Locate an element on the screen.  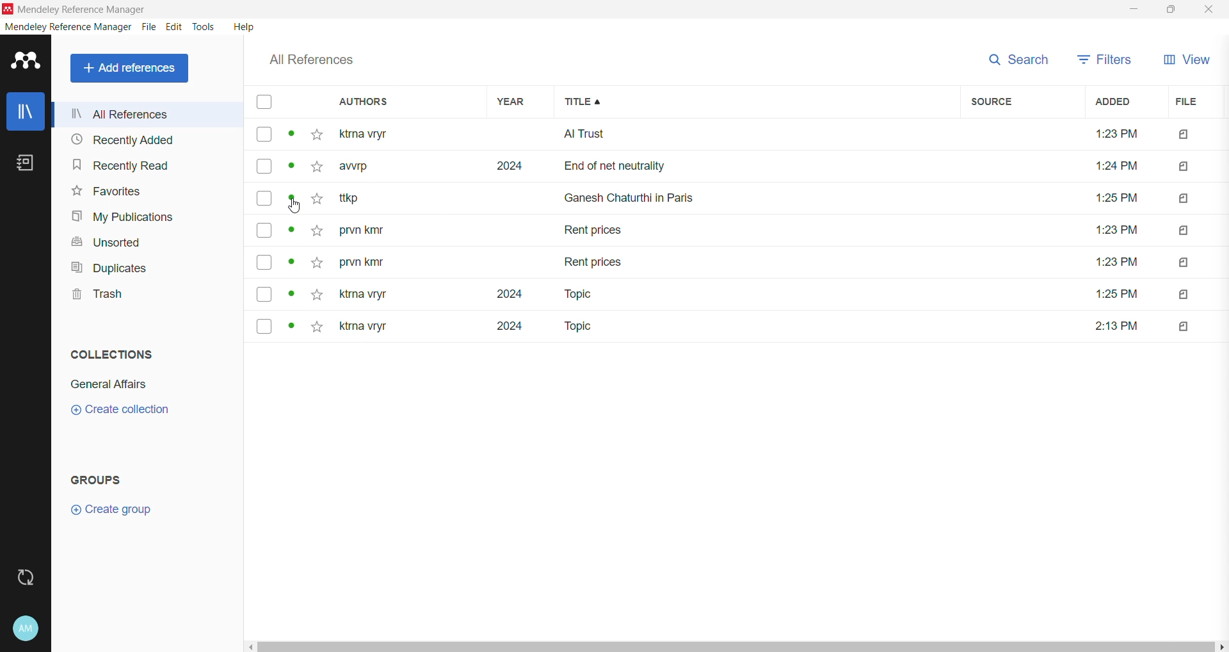
Trash is located at coordinates (95, 296).